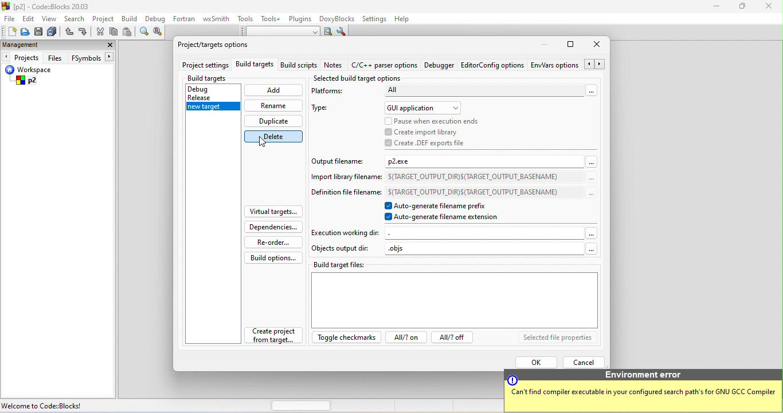 The width and height of the screenshot is (783, 413). What do you see at coordinates (328, 31) in the screenshot?
I see `run search` at bounding box center [328, 31].